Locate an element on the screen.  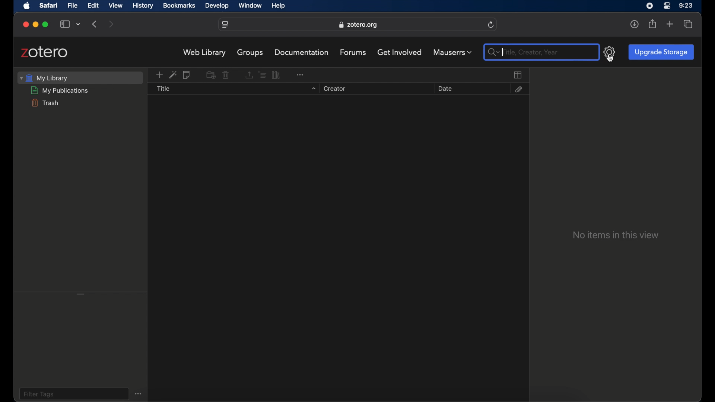
drag handle is located at coordinates (81, 293).